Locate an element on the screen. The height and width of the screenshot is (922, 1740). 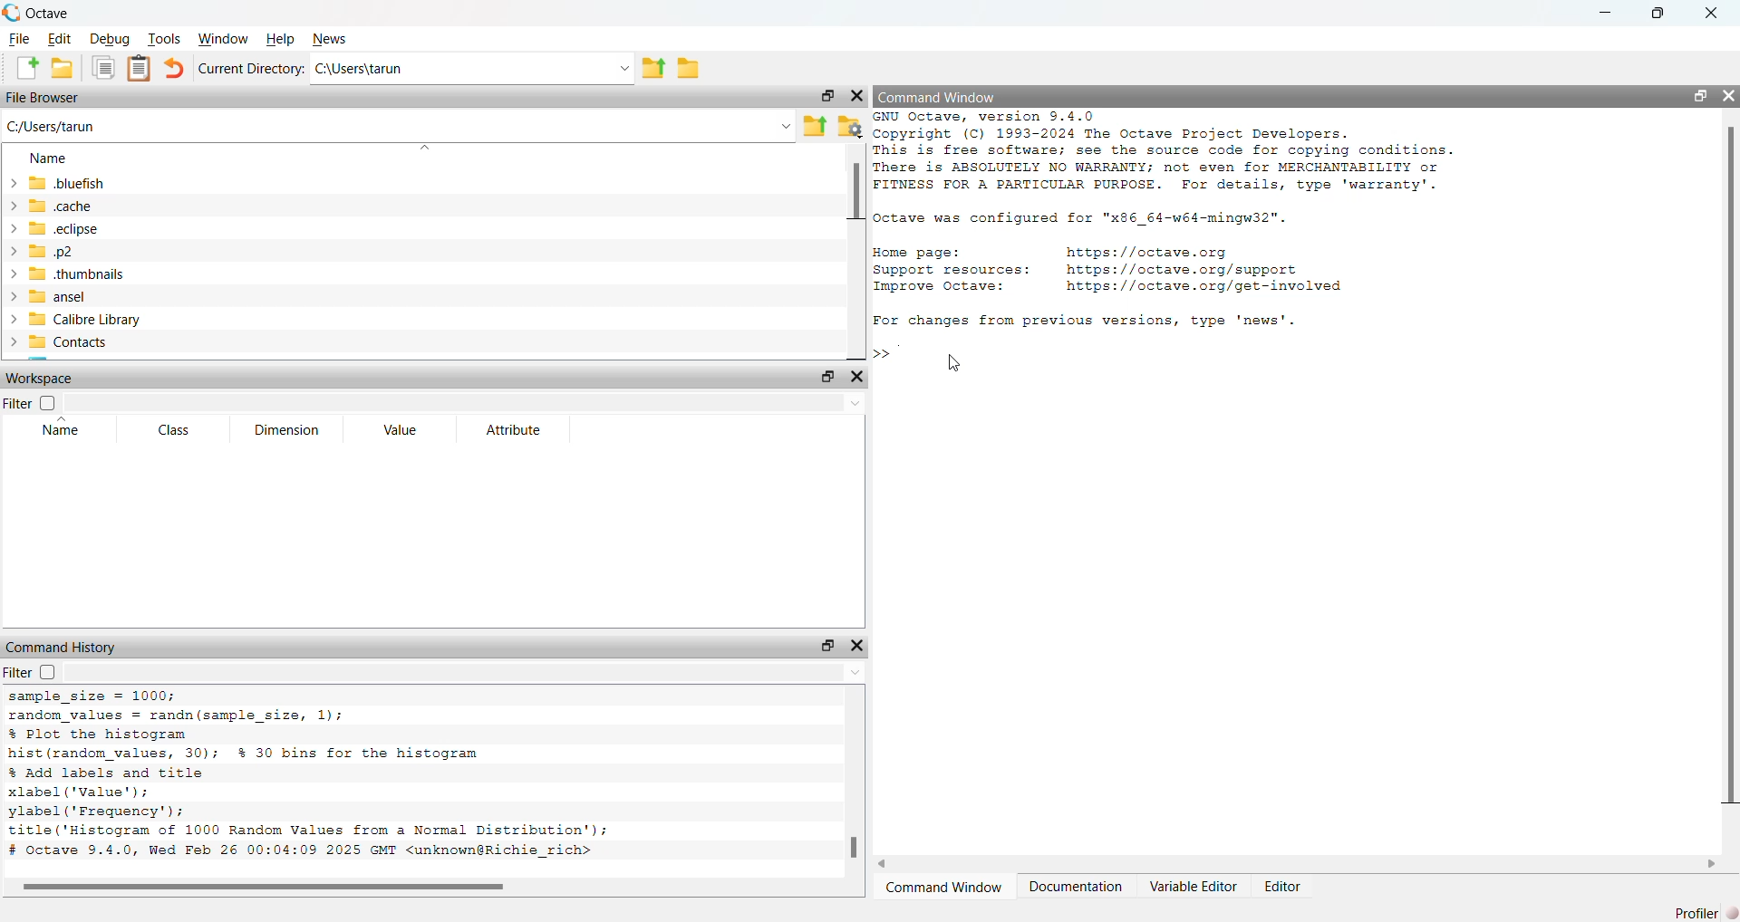
Filter is located at coordinates (30, 403).